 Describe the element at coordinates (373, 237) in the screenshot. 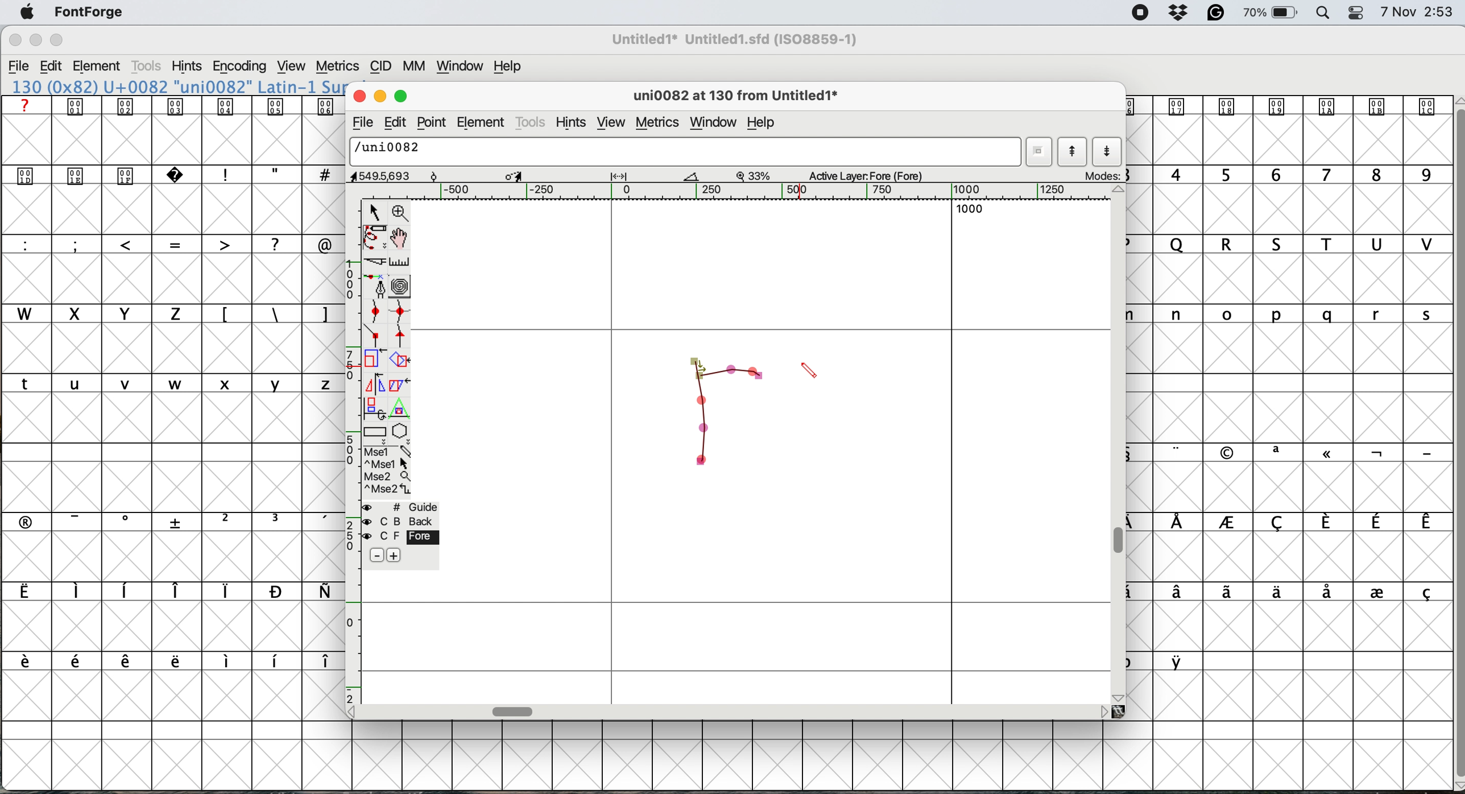

I see `draw freehand curve` at that location.